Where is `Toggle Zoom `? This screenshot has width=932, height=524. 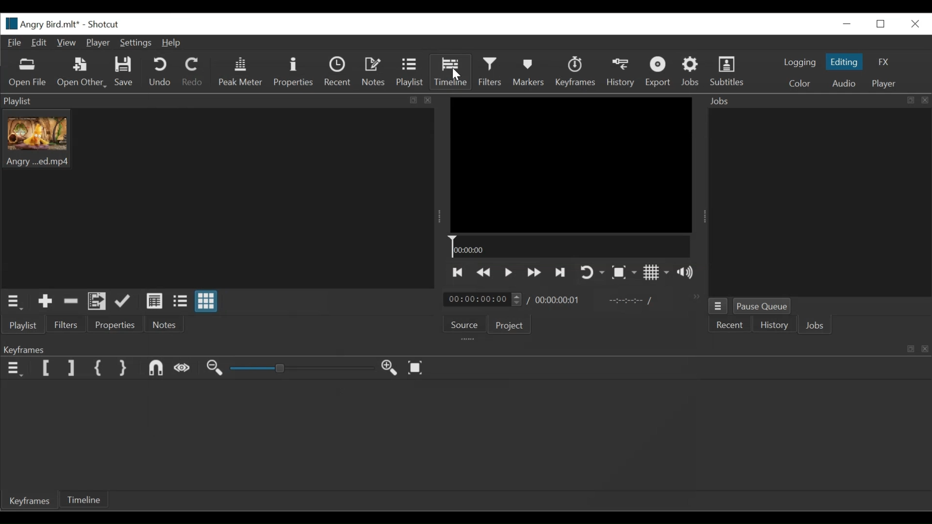
Toggle Zoom  is located at coordinates (624, 272).